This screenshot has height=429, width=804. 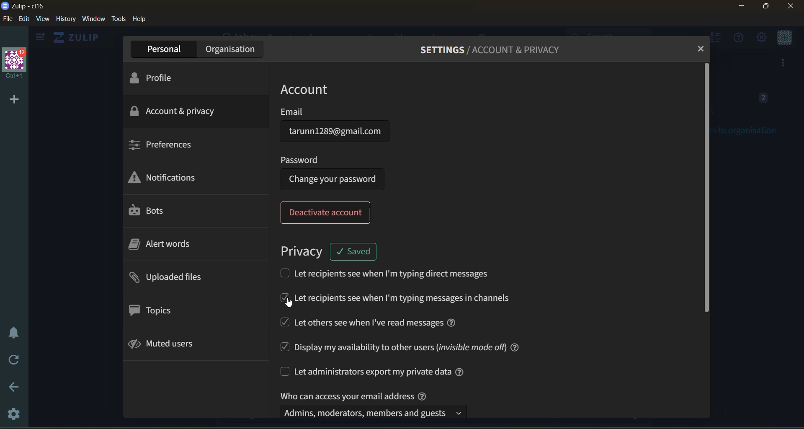 I want to click on muted users, so click(x=166, y=345).